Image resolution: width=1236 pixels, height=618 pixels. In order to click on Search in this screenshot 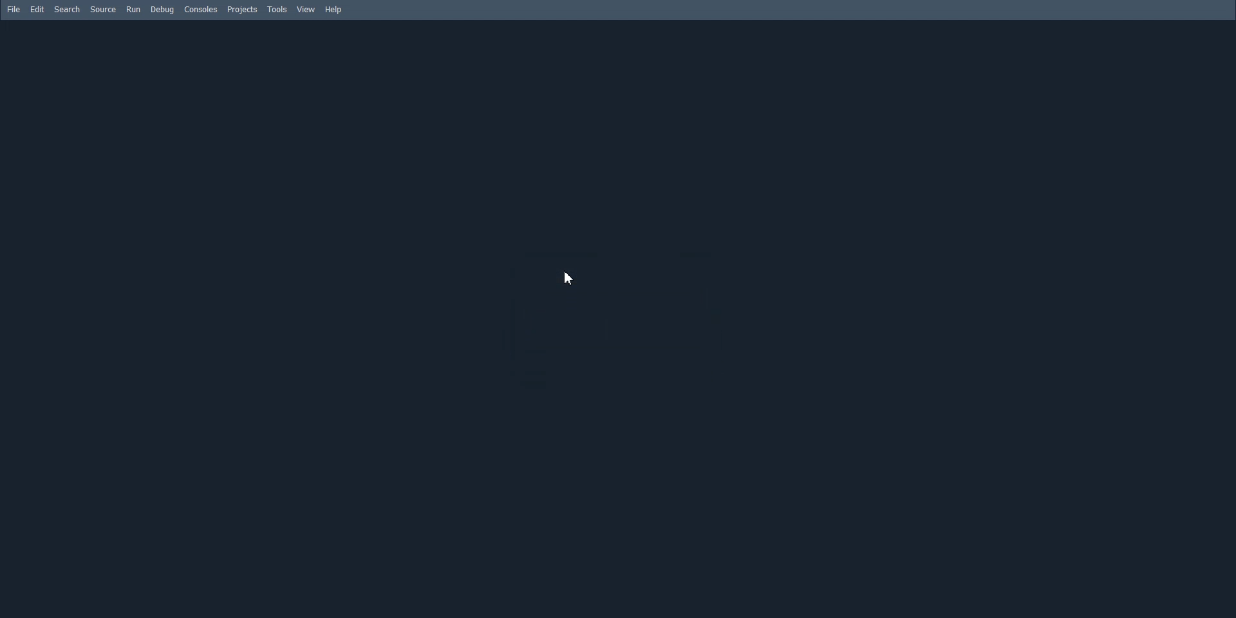, I will do `click(66, 9)`.